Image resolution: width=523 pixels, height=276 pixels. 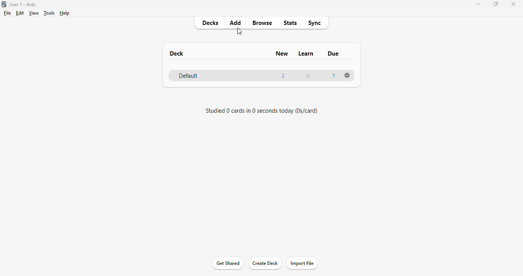 I want to click on browse, so click(x=262, y=23).